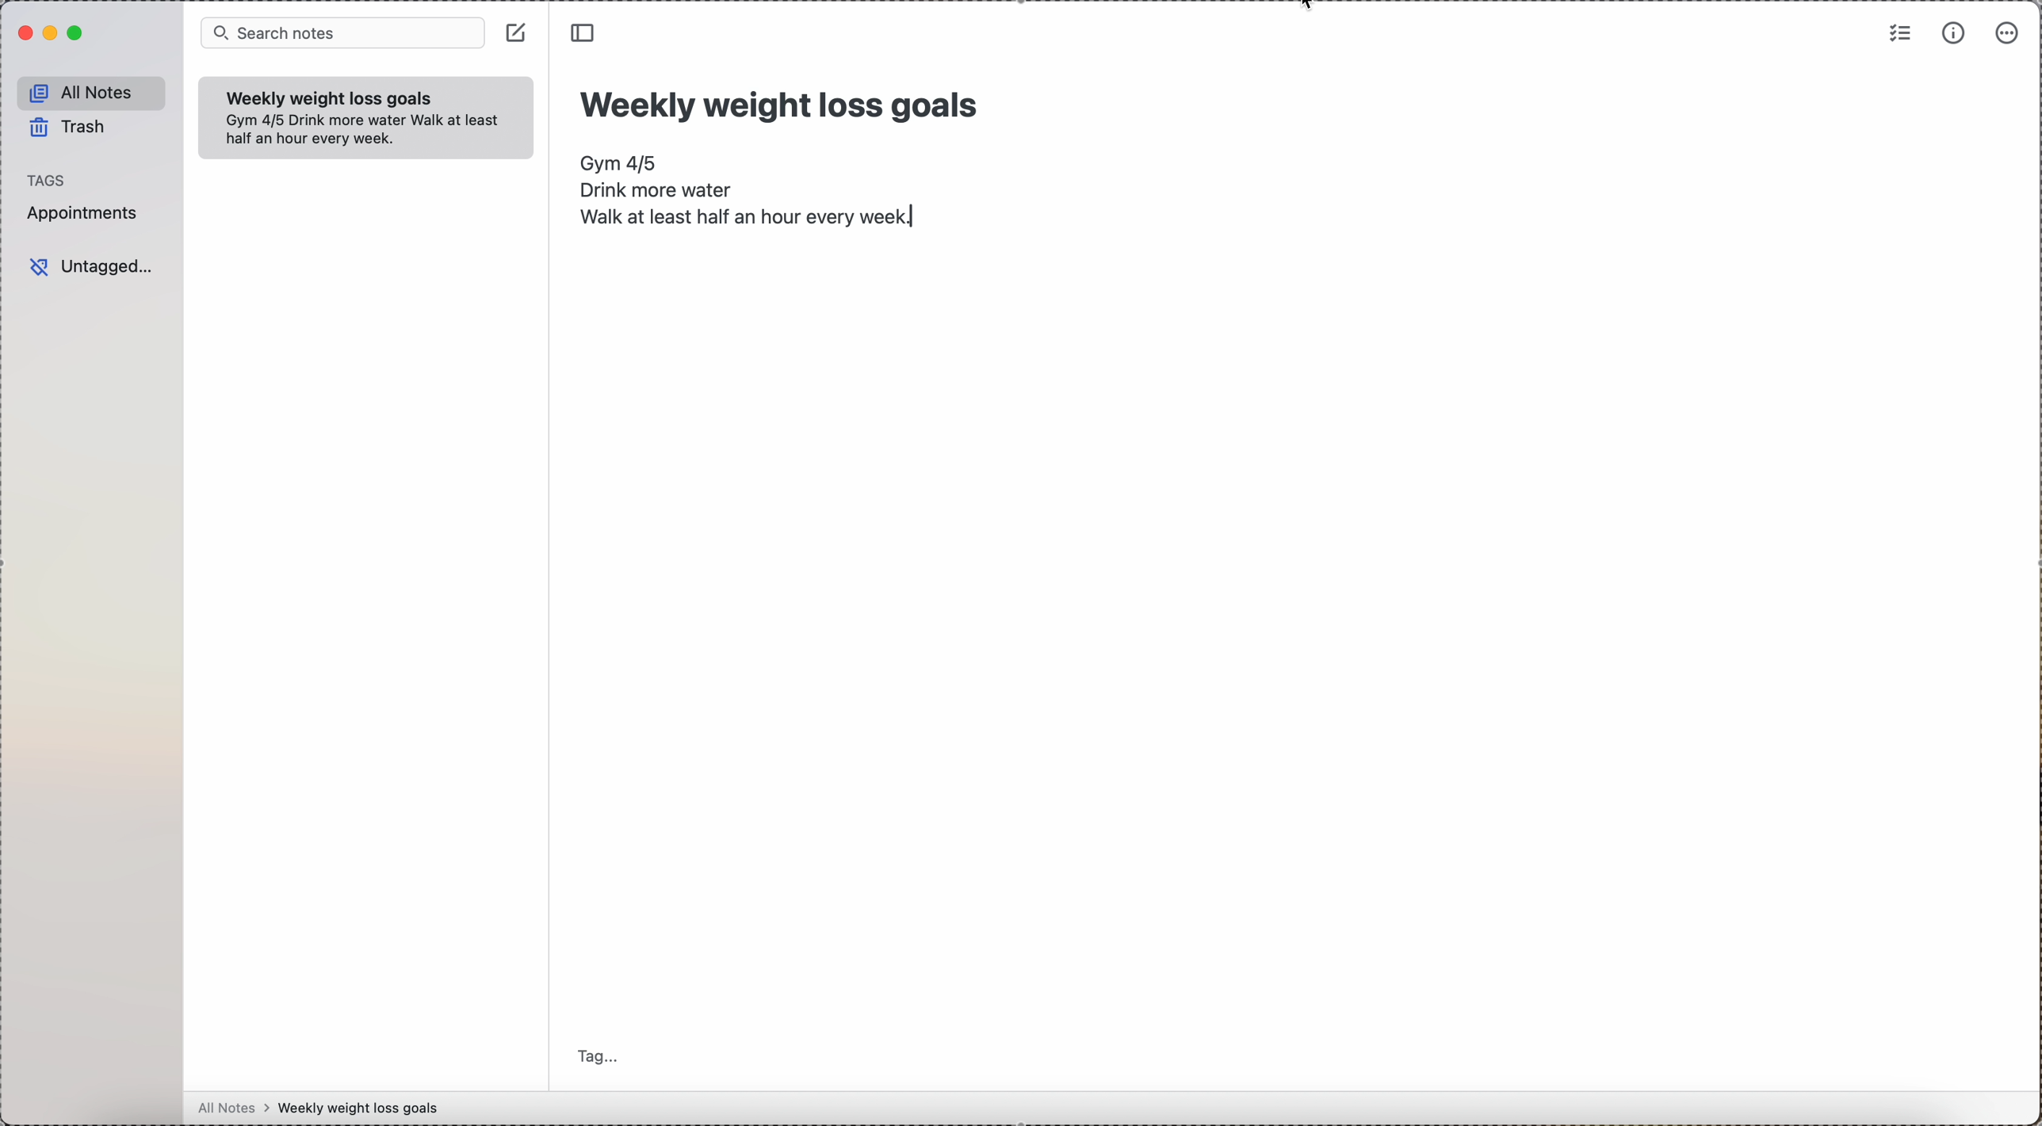  I want to click on walk at least, so click(459, 120).